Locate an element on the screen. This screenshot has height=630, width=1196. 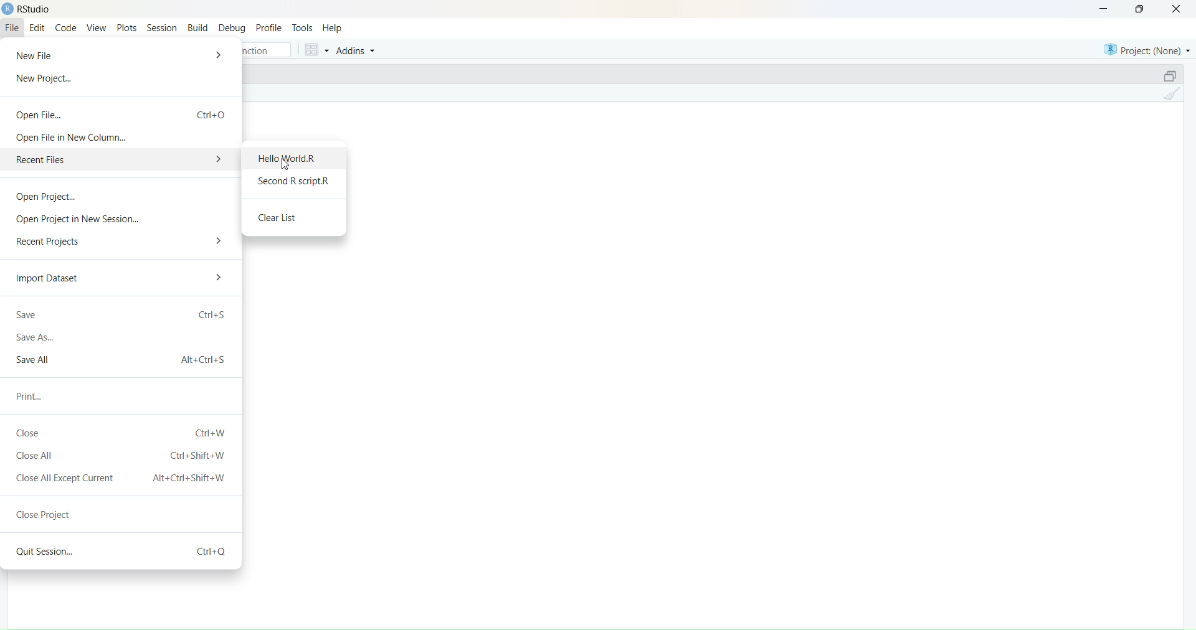
Save As... is located at coordinates (34, 338).